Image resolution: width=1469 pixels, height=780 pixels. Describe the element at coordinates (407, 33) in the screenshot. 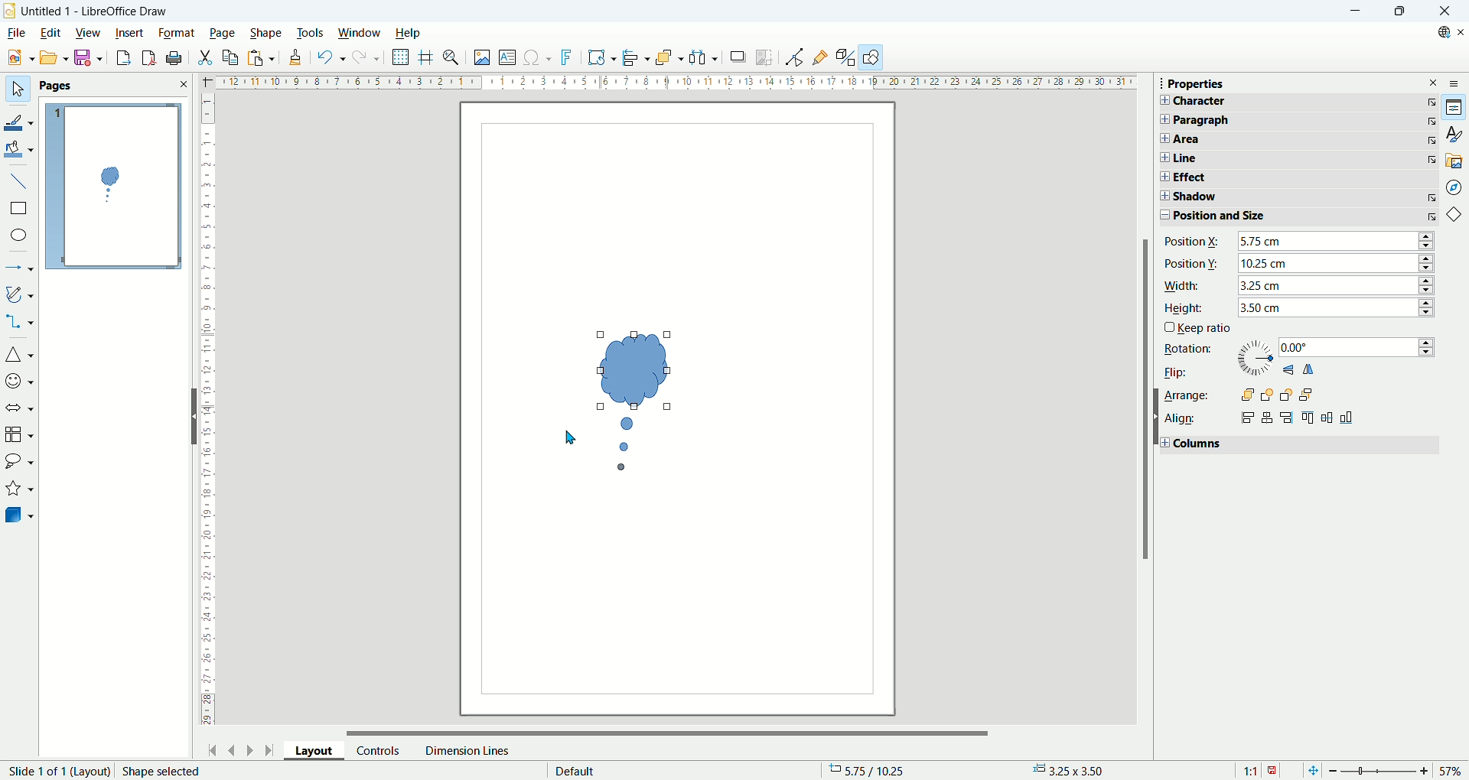

I see `help` at that location.